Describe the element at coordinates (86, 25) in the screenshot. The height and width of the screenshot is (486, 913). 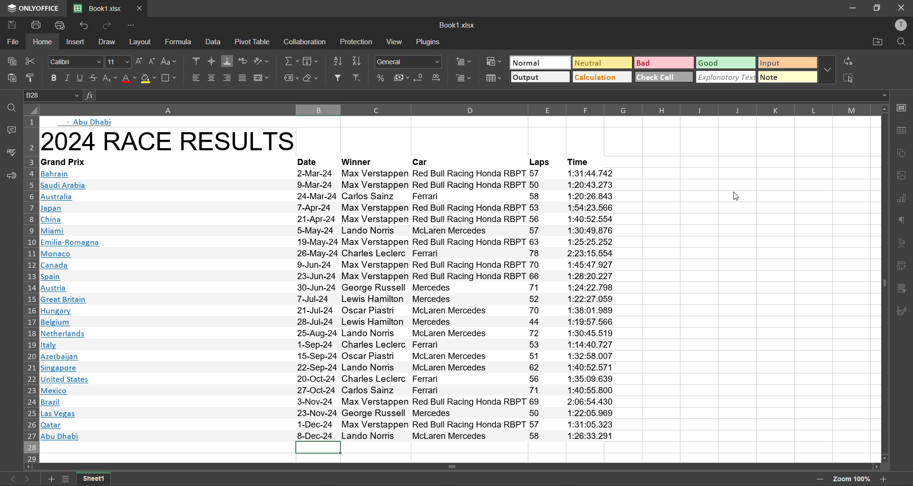
I see `undo` at that location.